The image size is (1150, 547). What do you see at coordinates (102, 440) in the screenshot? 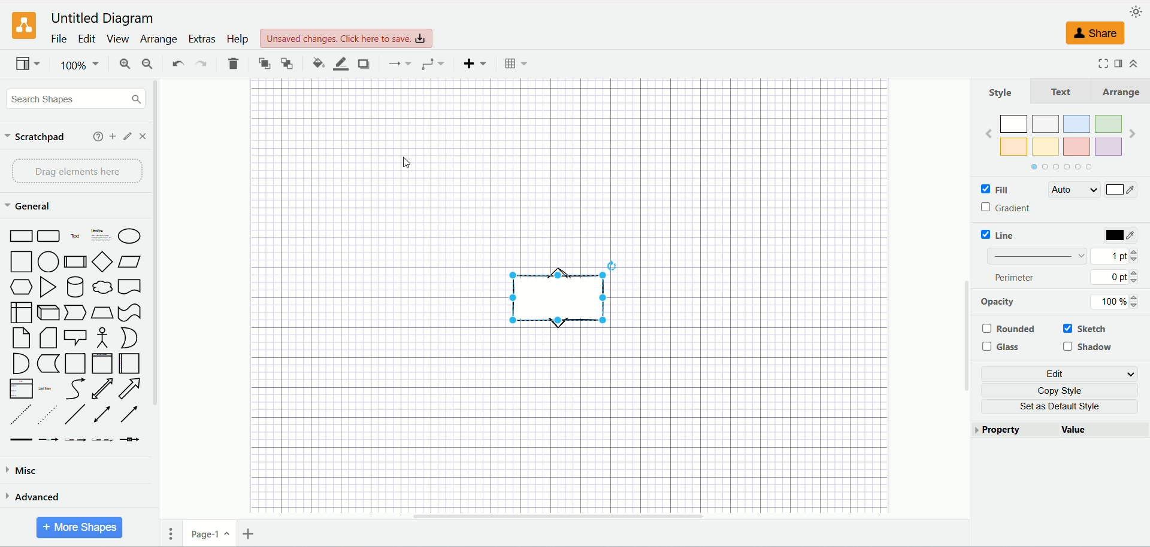
I see `Connector with 3 label` at bounding box center [102, 440].